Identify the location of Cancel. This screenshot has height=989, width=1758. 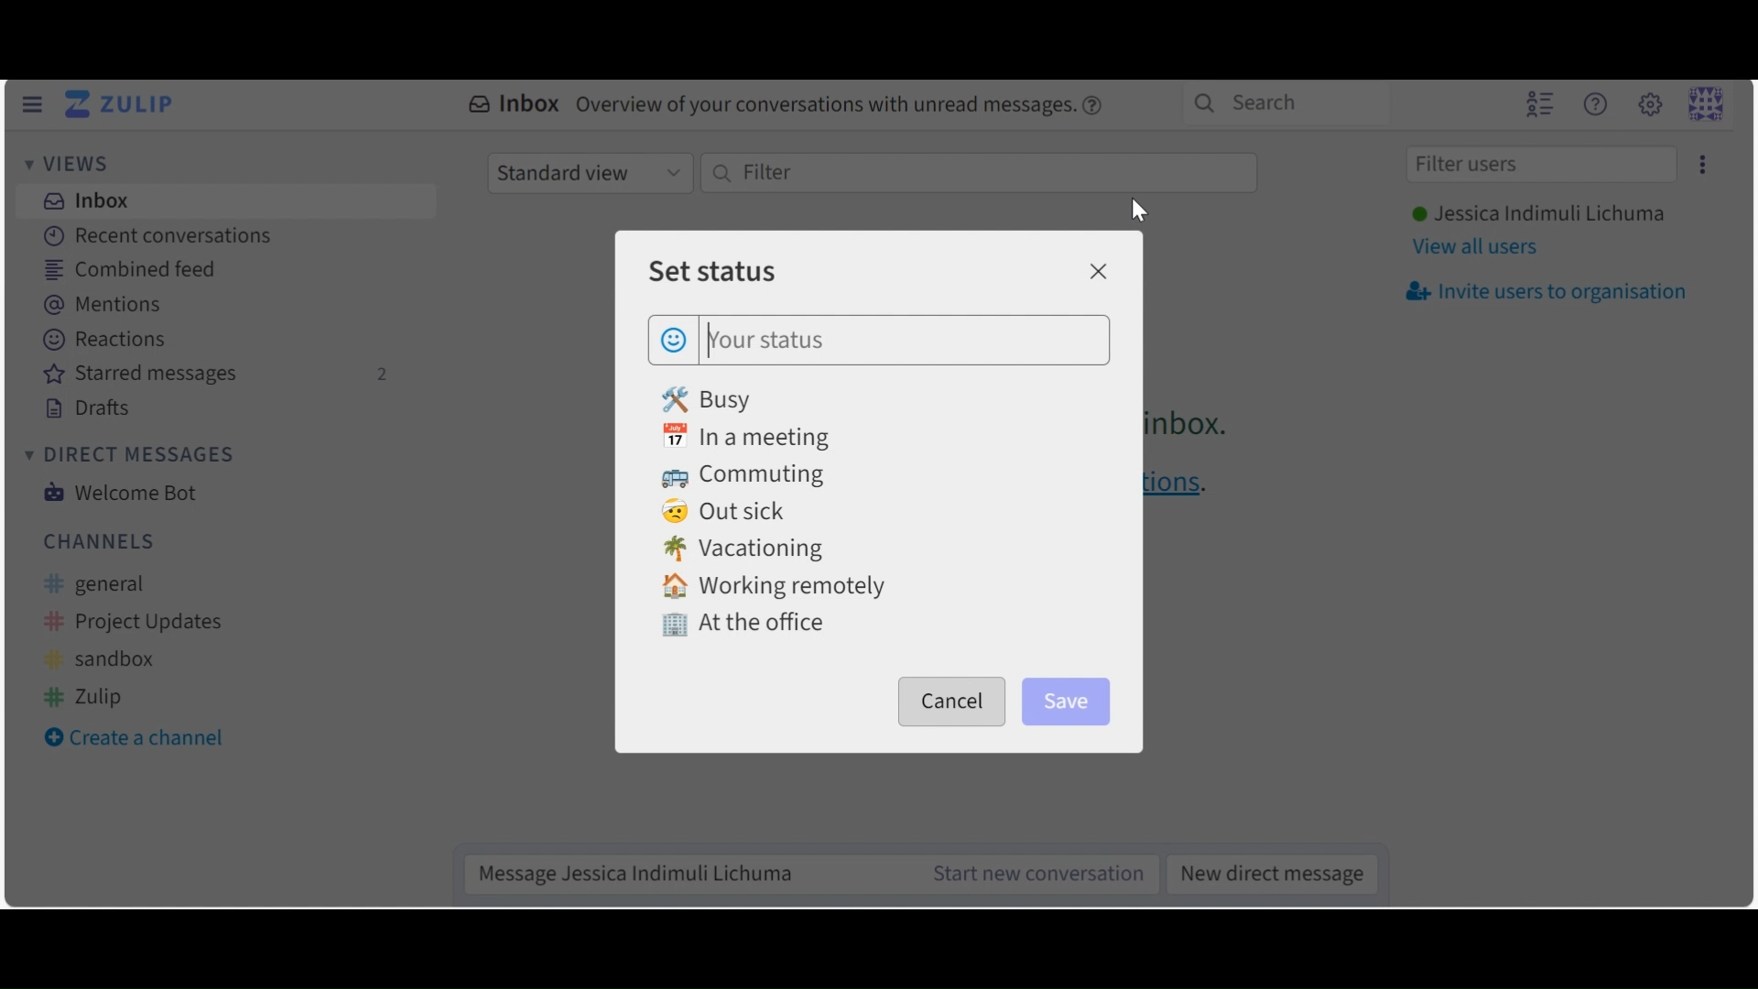
(952, 701).